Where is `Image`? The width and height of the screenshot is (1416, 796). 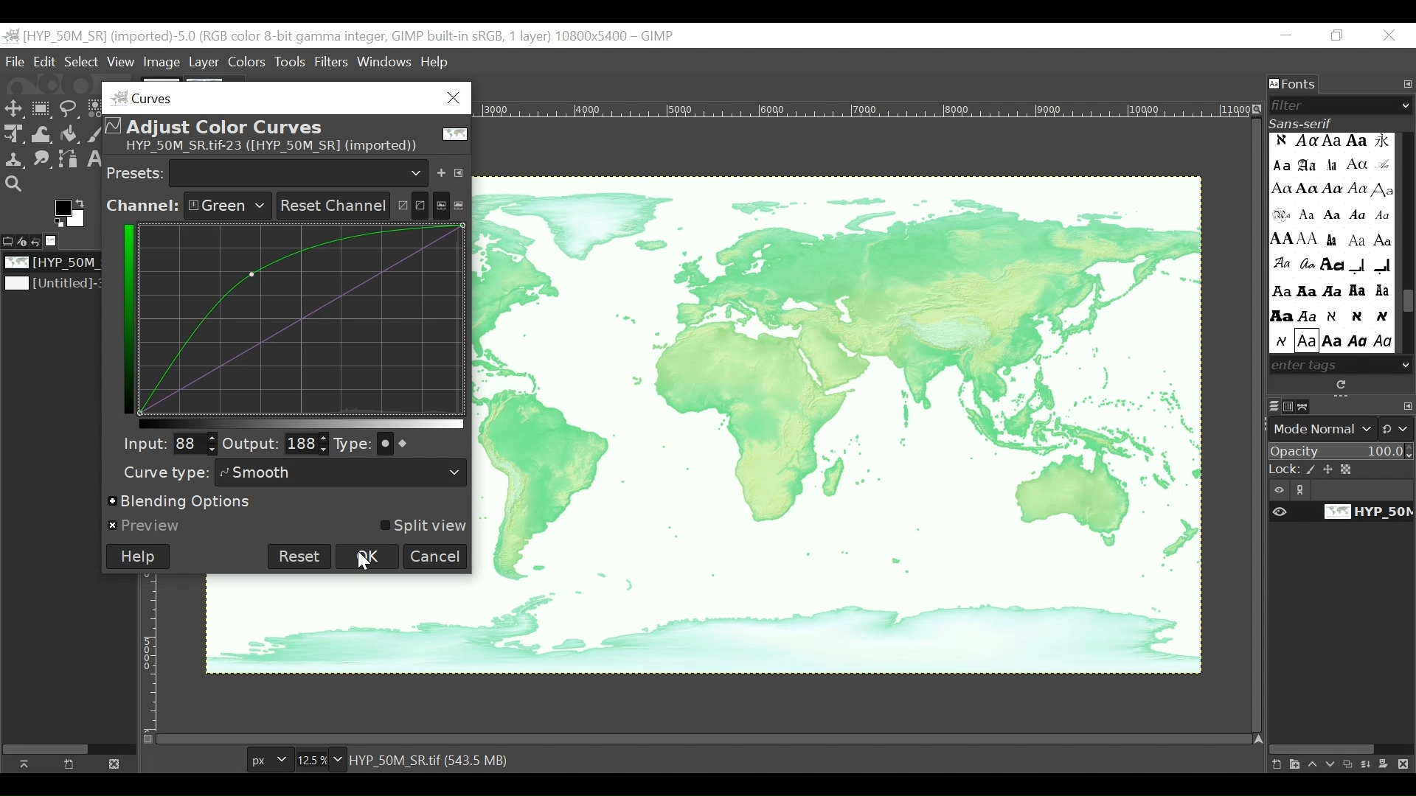
Image is located at coordinates (163, 63).